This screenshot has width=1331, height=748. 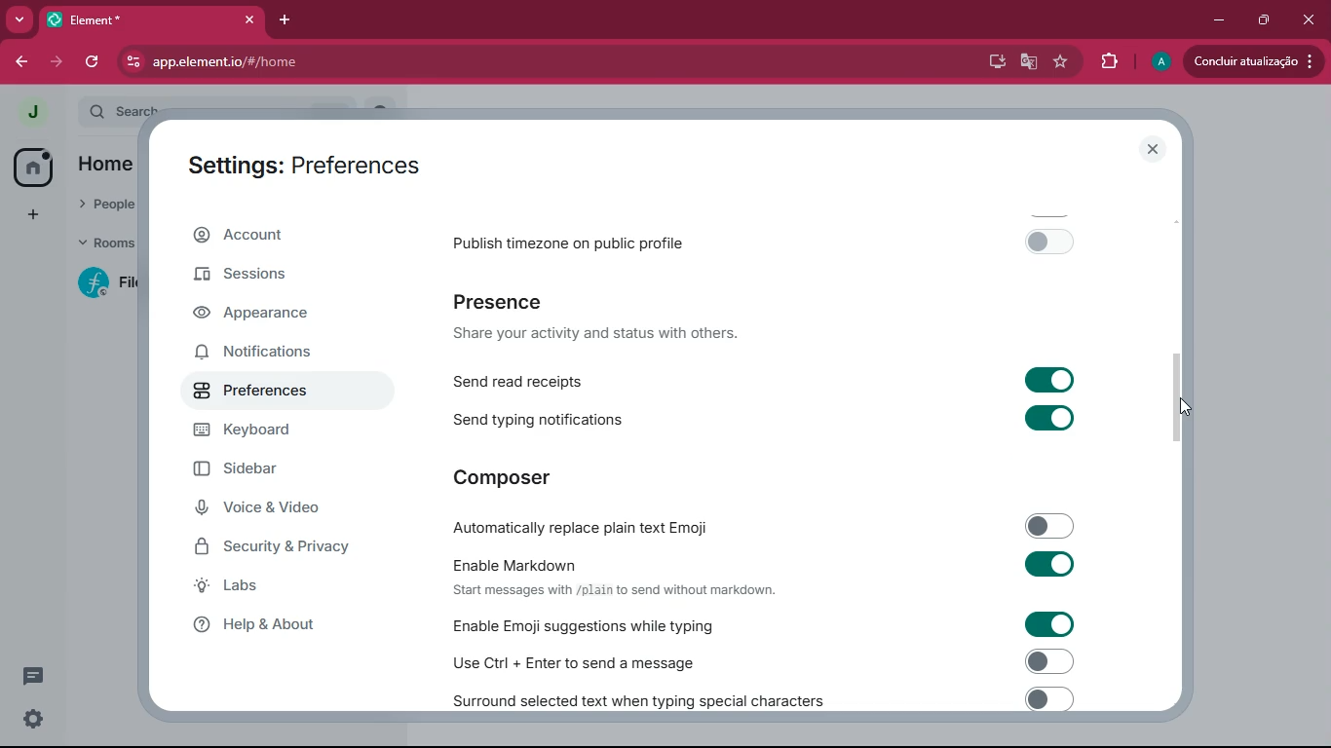 I want to click on close, so click(x=1307, y=19).